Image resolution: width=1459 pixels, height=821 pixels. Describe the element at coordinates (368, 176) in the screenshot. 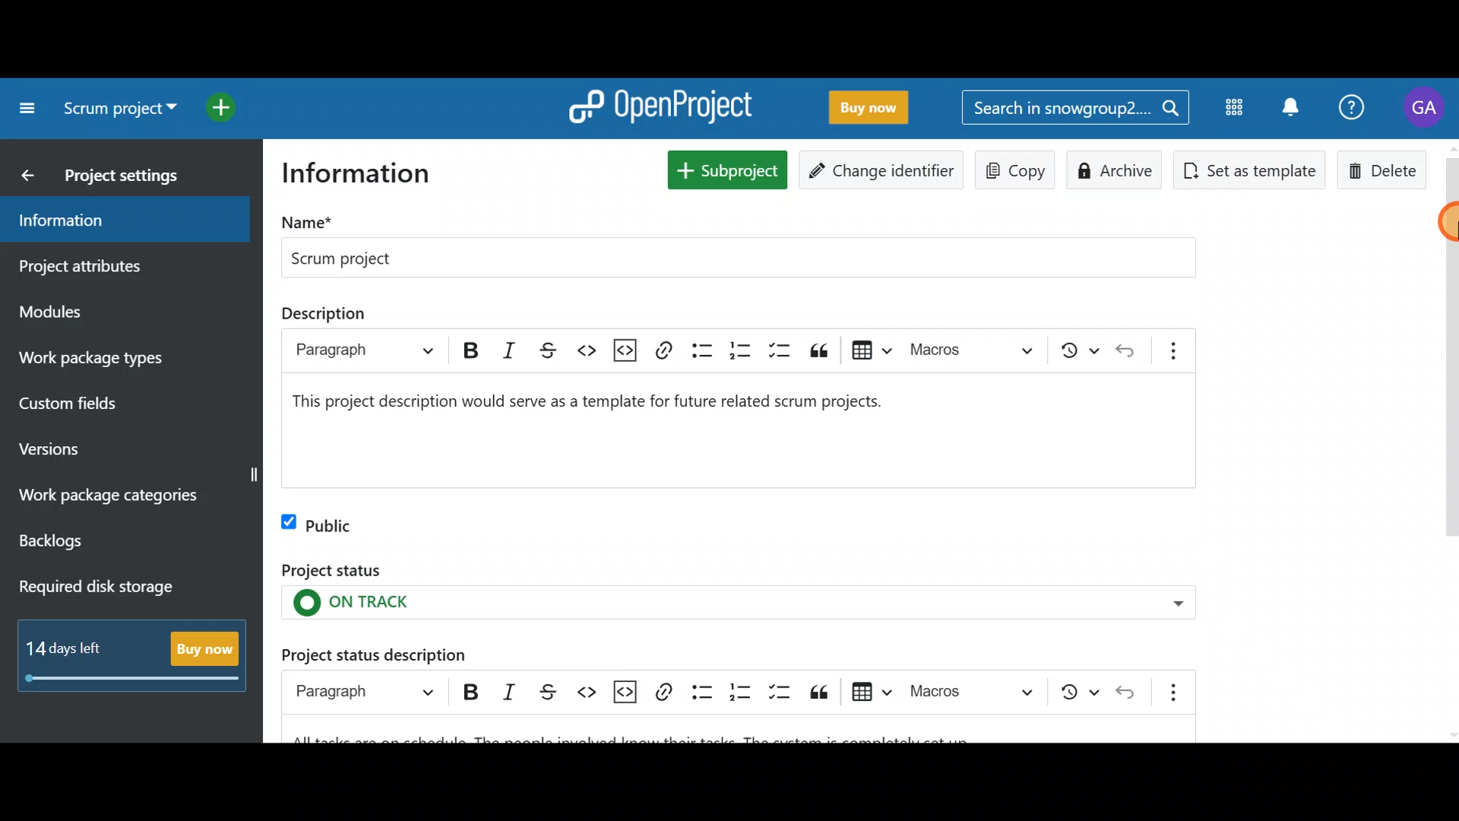

I see `Information` at that location.